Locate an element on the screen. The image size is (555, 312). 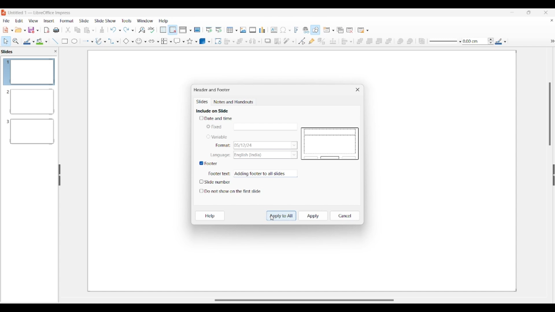
Window menu is located at coordinates (145, 21).